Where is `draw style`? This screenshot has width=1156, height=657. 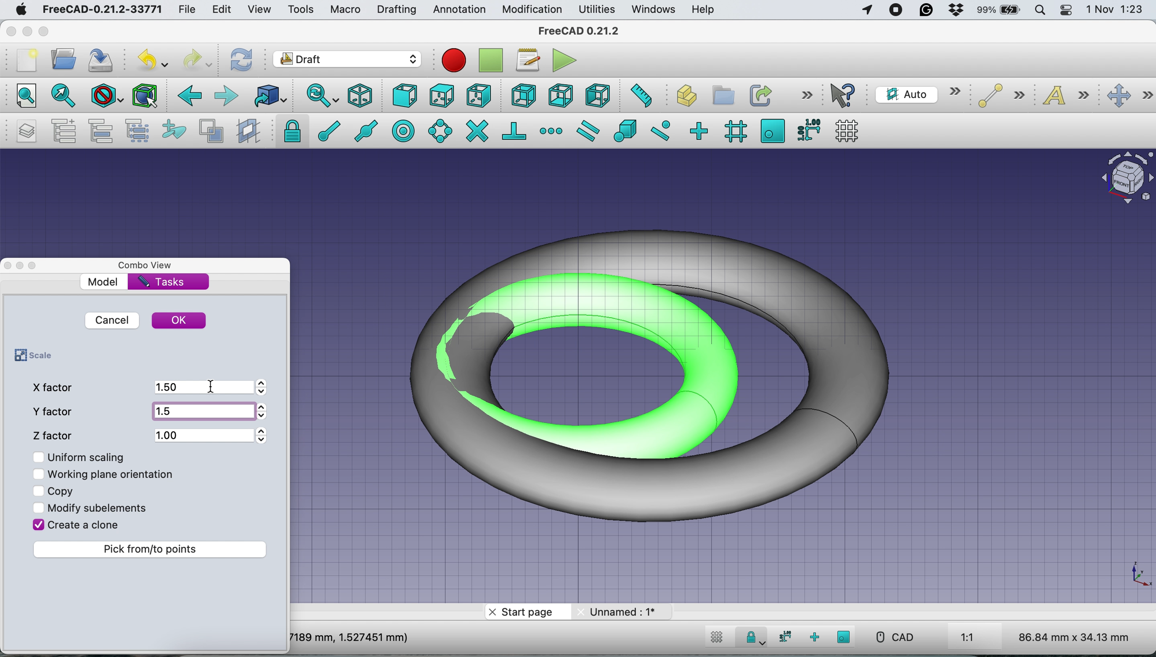
draw style is located at coordinates (105, 97).